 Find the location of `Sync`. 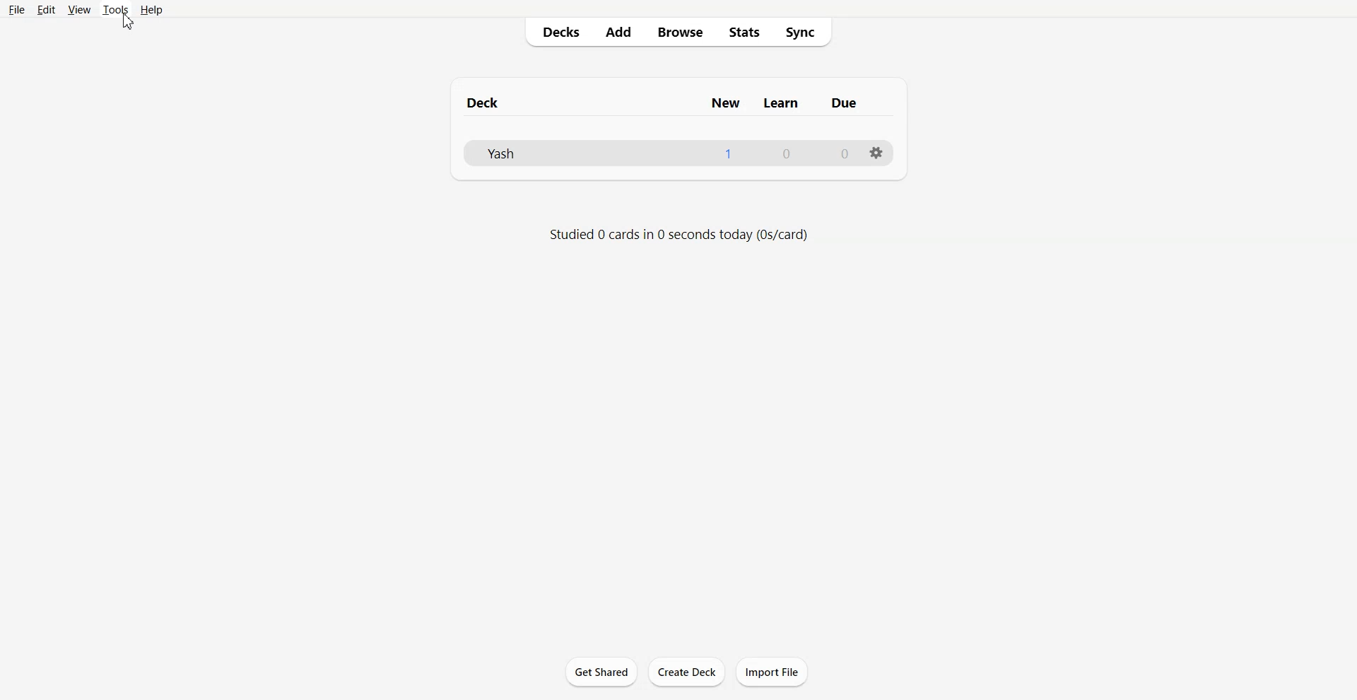

Sync is located at coordinates (807, 32).